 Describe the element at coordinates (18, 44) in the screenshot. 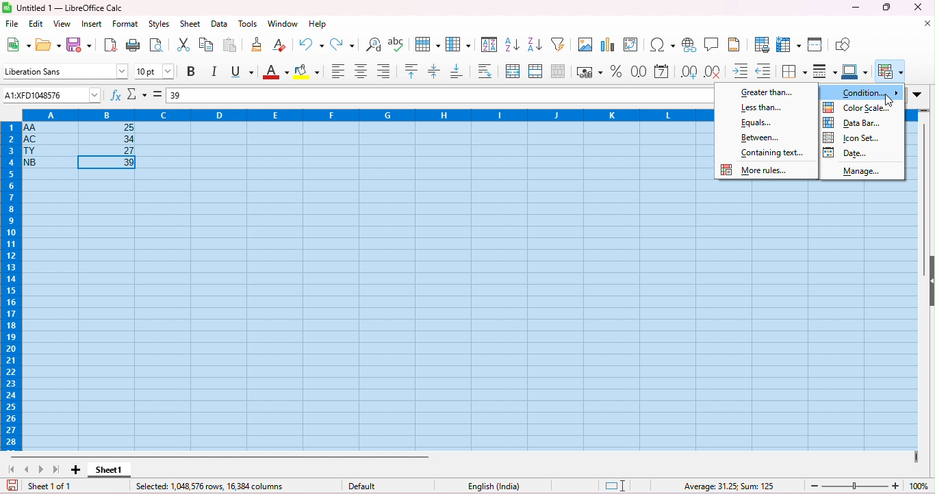

I see `new` at that location.